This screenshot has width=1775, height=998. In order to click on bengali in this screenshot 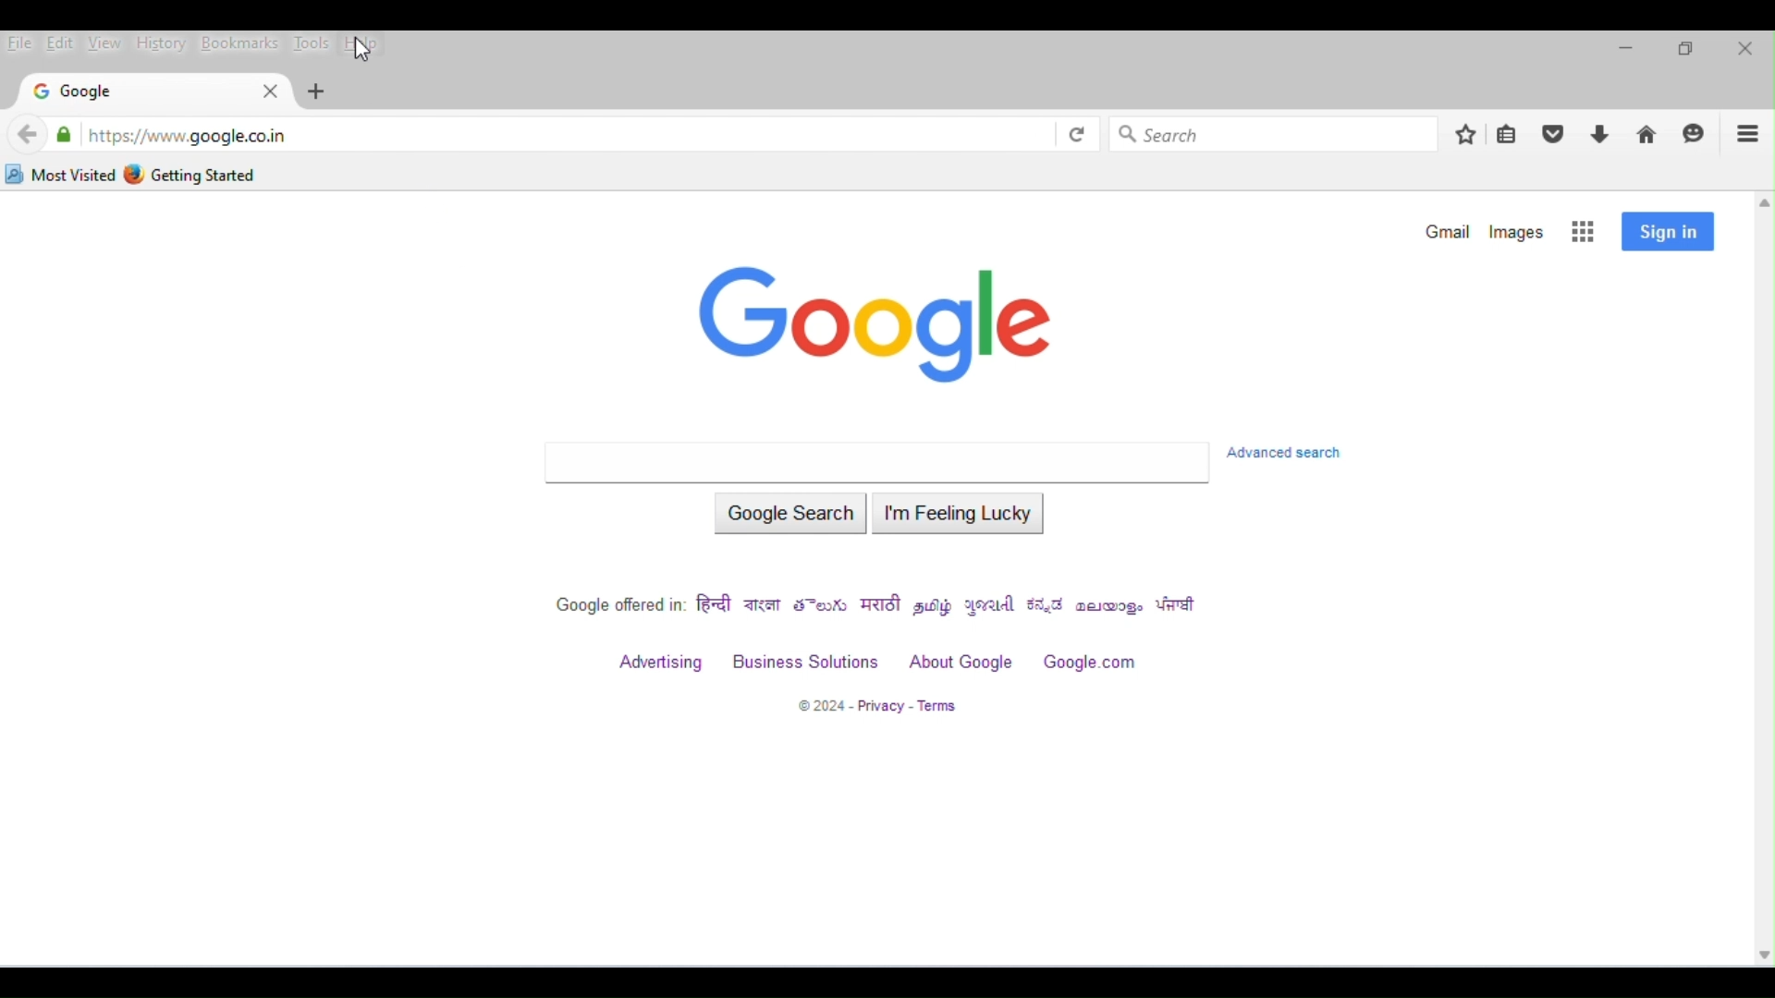, I will do `click(763, 606)`.